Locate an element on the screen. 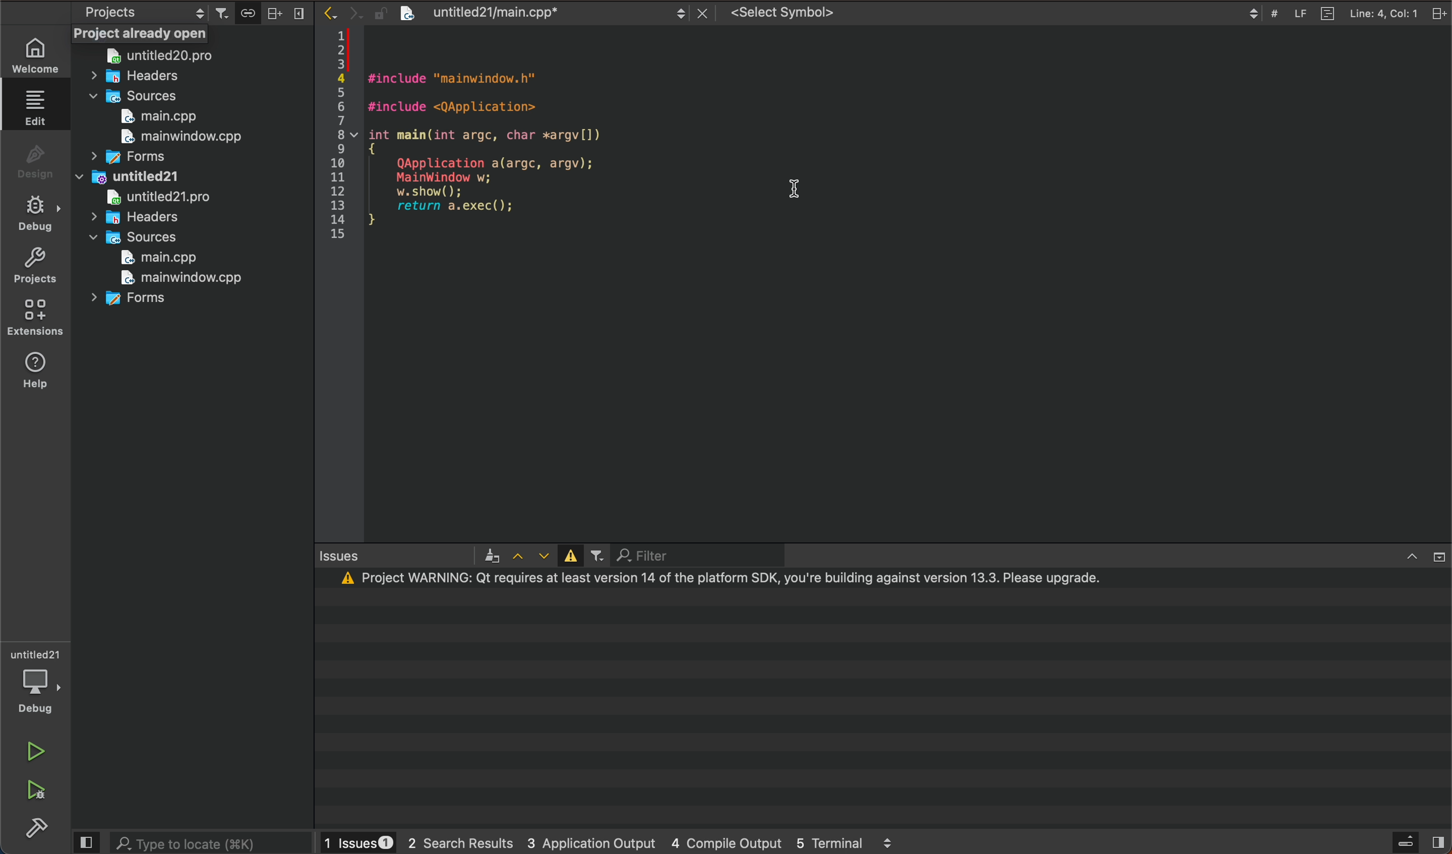 This screenshot has height=854, width=1452. run debug is located at coordinates (33, 792).